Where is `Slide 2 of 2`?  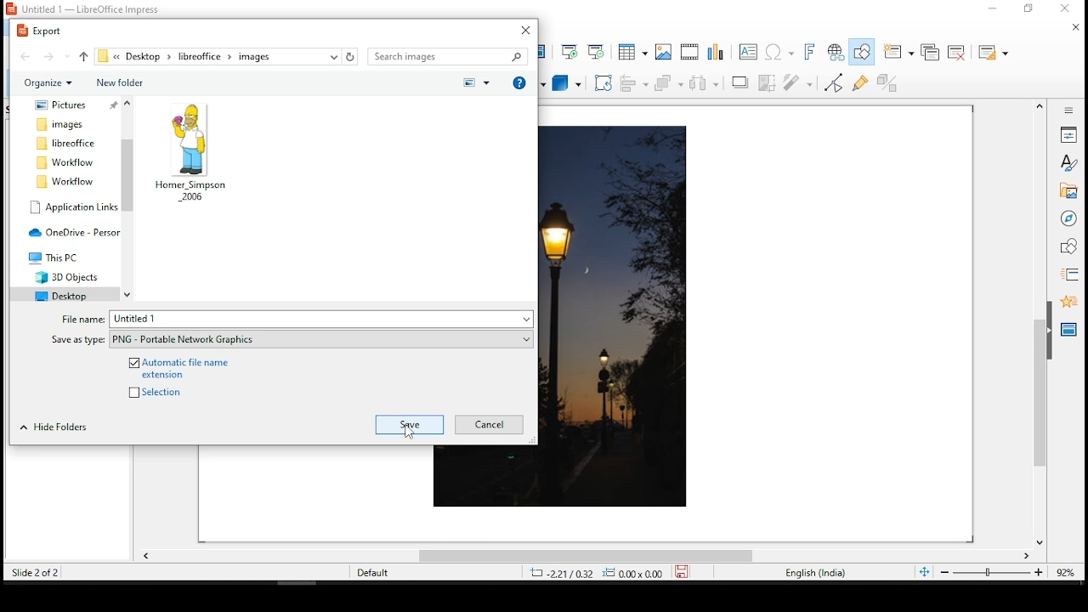 Slide 2 of 2 is located at coordinates (32, 572).